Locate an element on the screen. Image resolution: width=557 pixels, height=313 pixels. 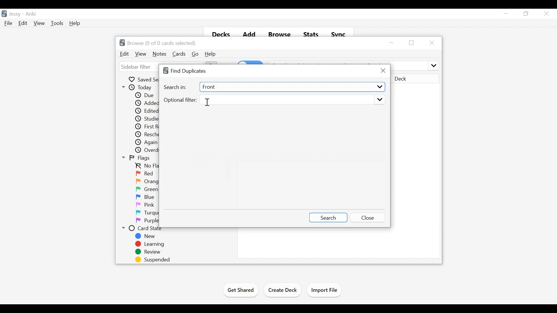
Saved Searches is located at coordinates (143, 79).